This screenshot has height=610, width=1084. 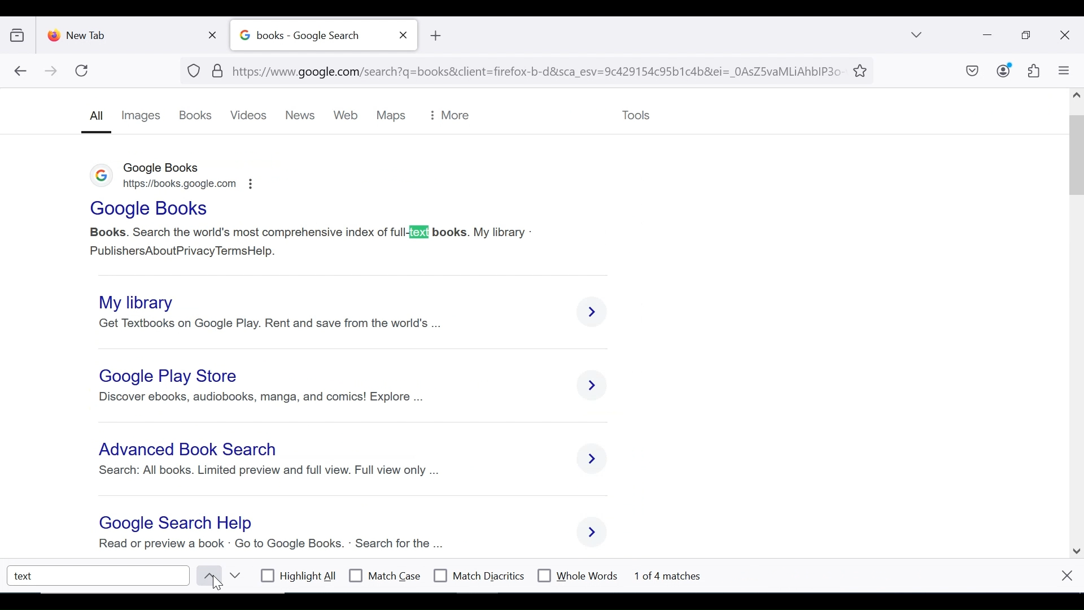 I want to click on Google Play Store, so click(x=171, y=376).